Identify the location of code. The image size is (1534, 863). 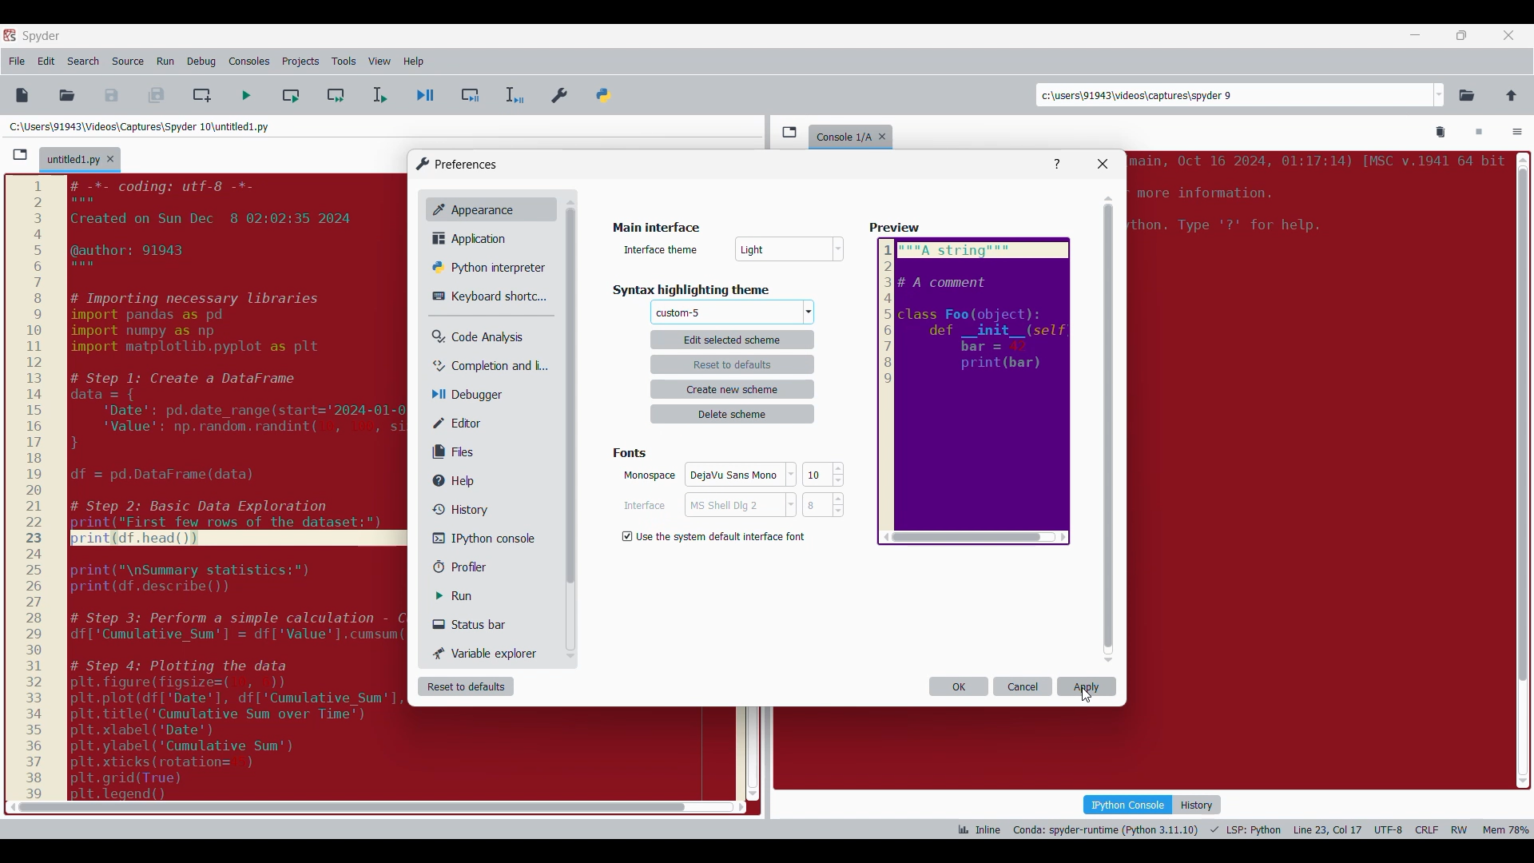
(1314, 200).